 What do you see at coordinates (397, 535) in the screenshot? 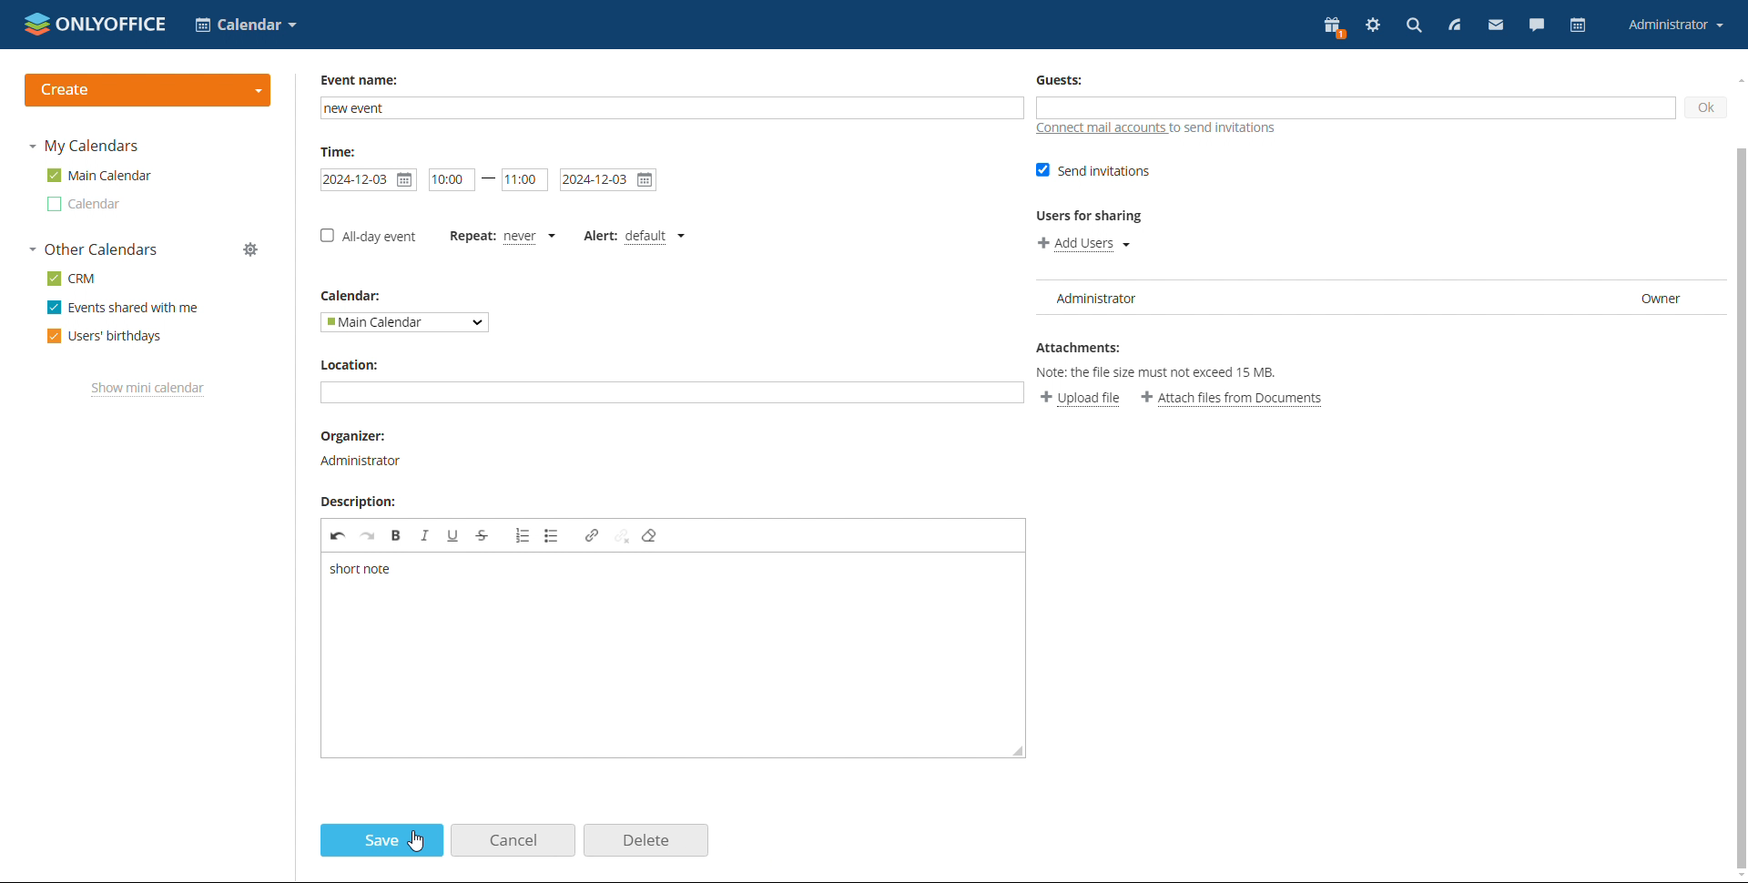
I see `bold` at bounding box center [397, 535].